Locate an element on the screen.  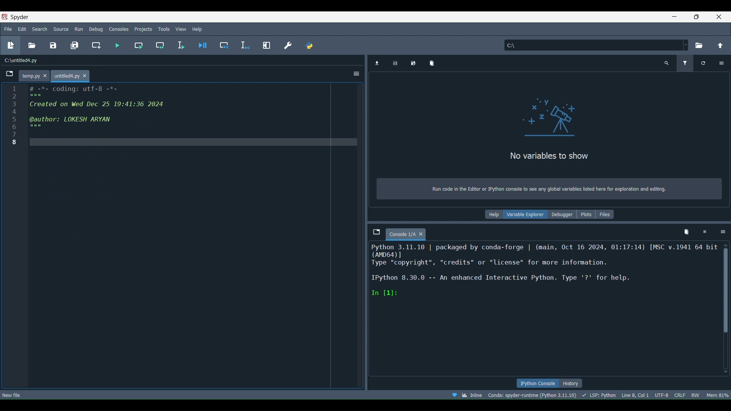
Refresh variables (Ctrl + F) is located at coordinates (703, 63).